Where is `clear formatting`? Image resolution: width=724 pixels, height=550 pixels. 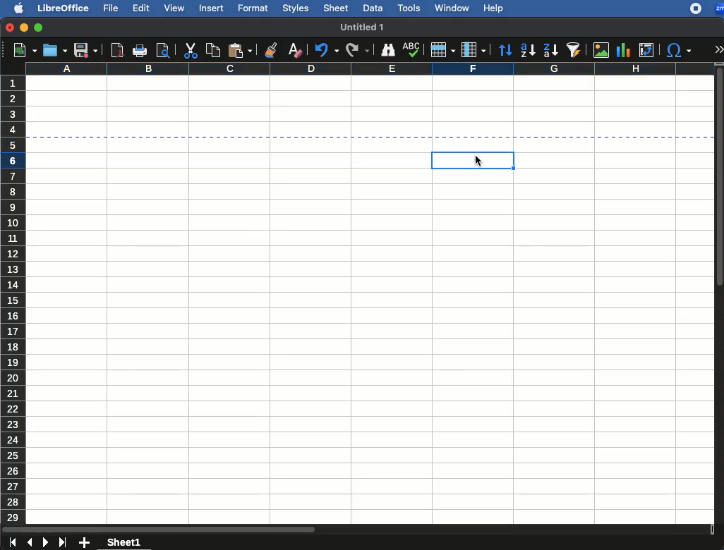
clear formatting is located at coordinates (294, 49).